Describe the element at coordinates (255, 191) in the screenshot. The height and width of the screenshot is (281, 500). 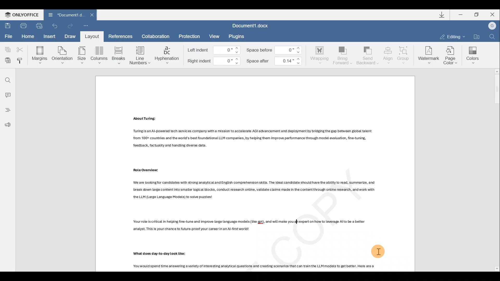
I see `` at that location.